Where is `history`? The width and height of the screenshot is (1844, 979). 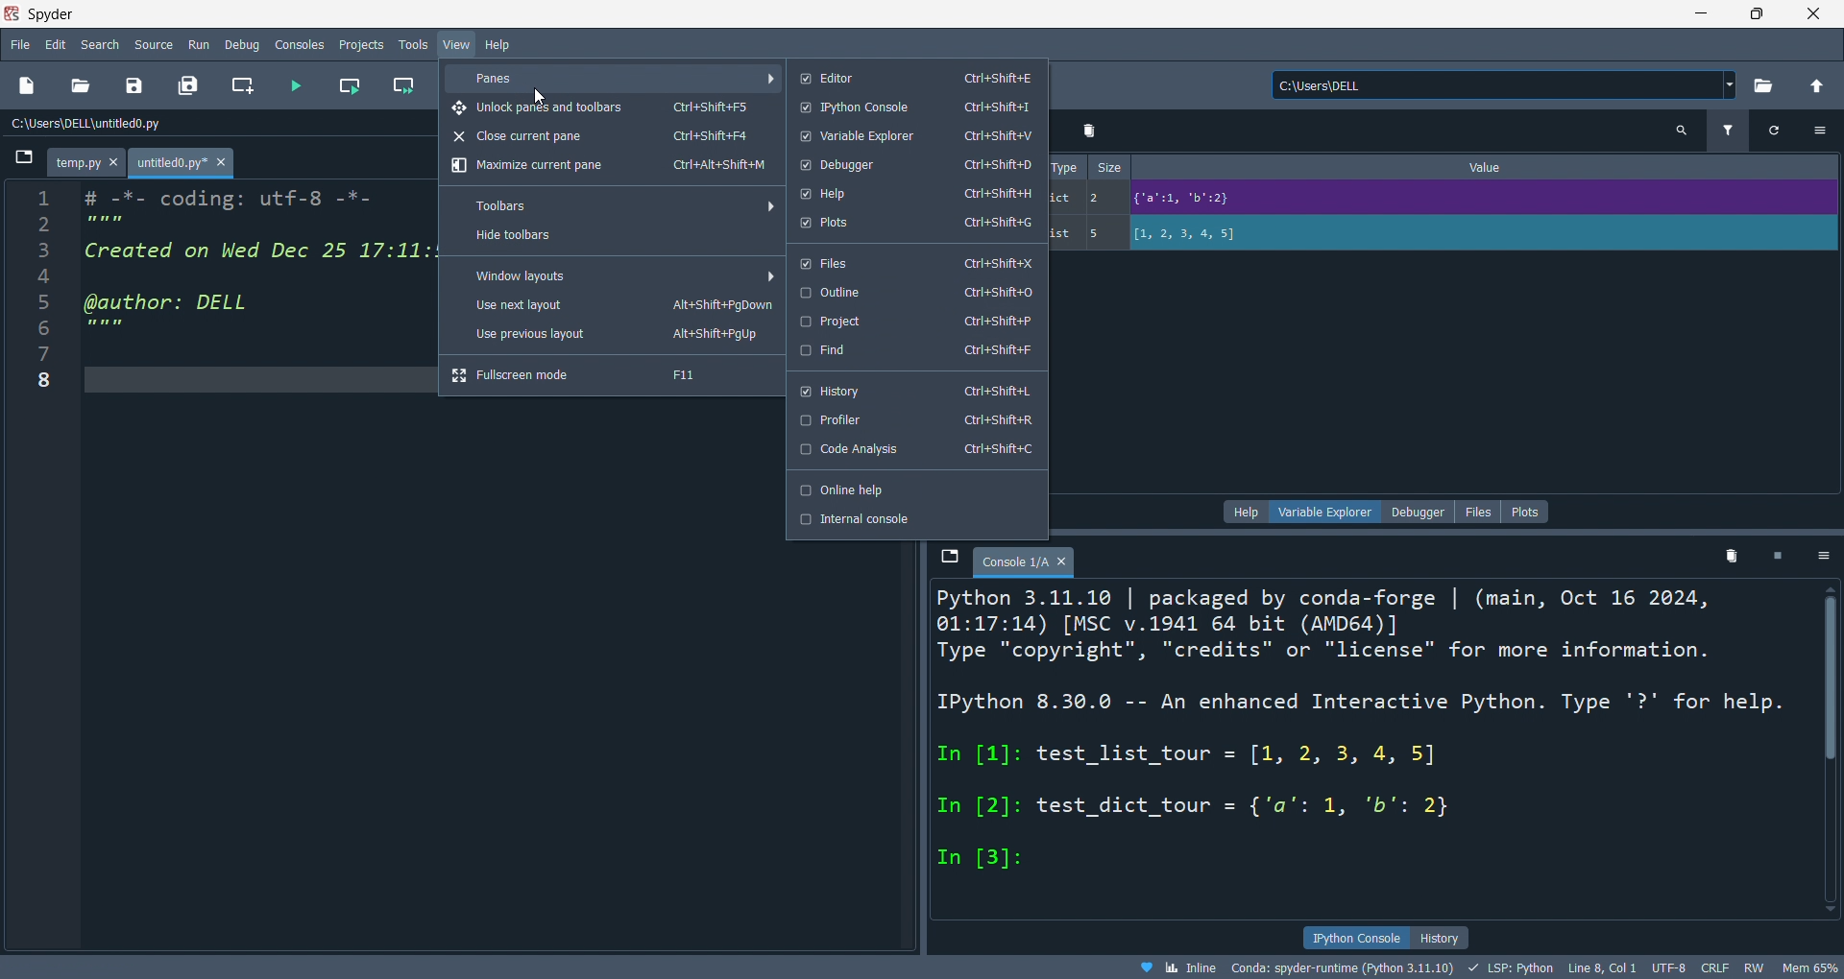
history is located at coordinates (915, 389).